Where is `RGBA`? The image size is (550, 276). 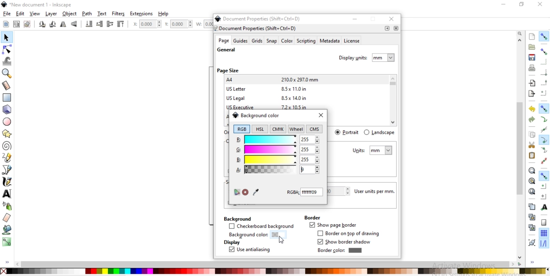
RGBA is located at coordinates (305, 192).